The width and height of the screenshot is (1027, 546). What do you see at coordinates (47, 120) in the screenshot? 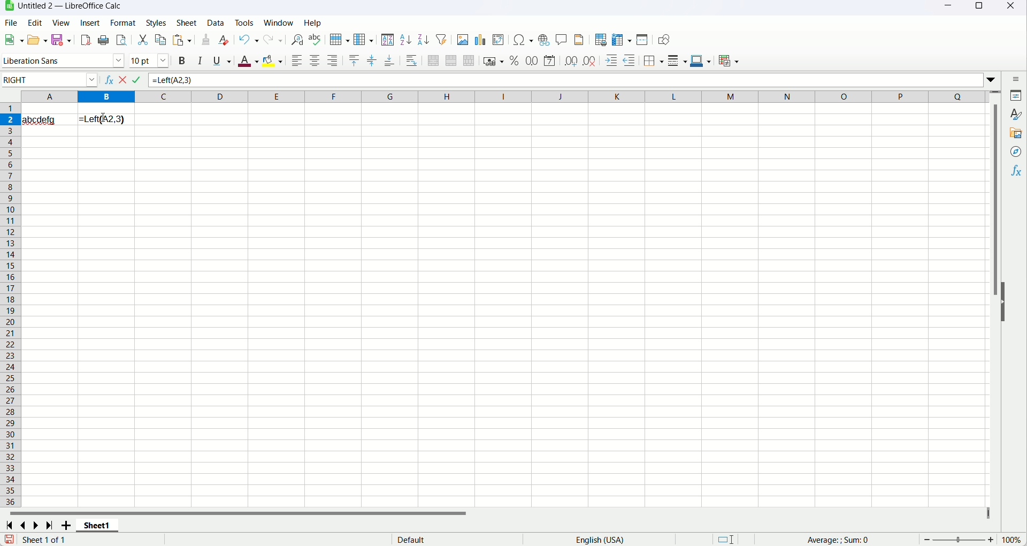
I see `abcdefg` at bounding box center [47, 120].